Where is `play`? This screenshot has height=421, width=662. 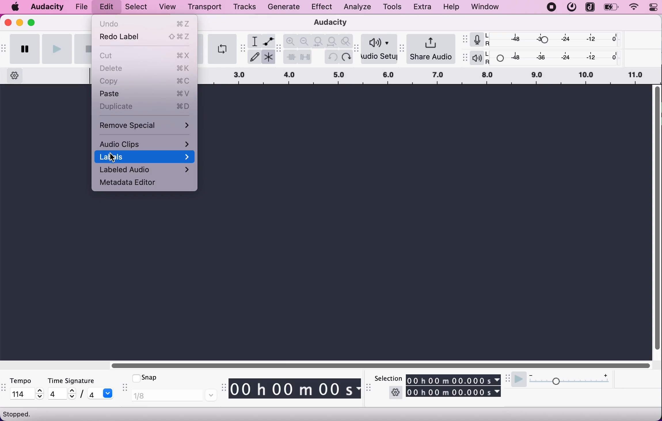 play is located at coordinates (57, 48).